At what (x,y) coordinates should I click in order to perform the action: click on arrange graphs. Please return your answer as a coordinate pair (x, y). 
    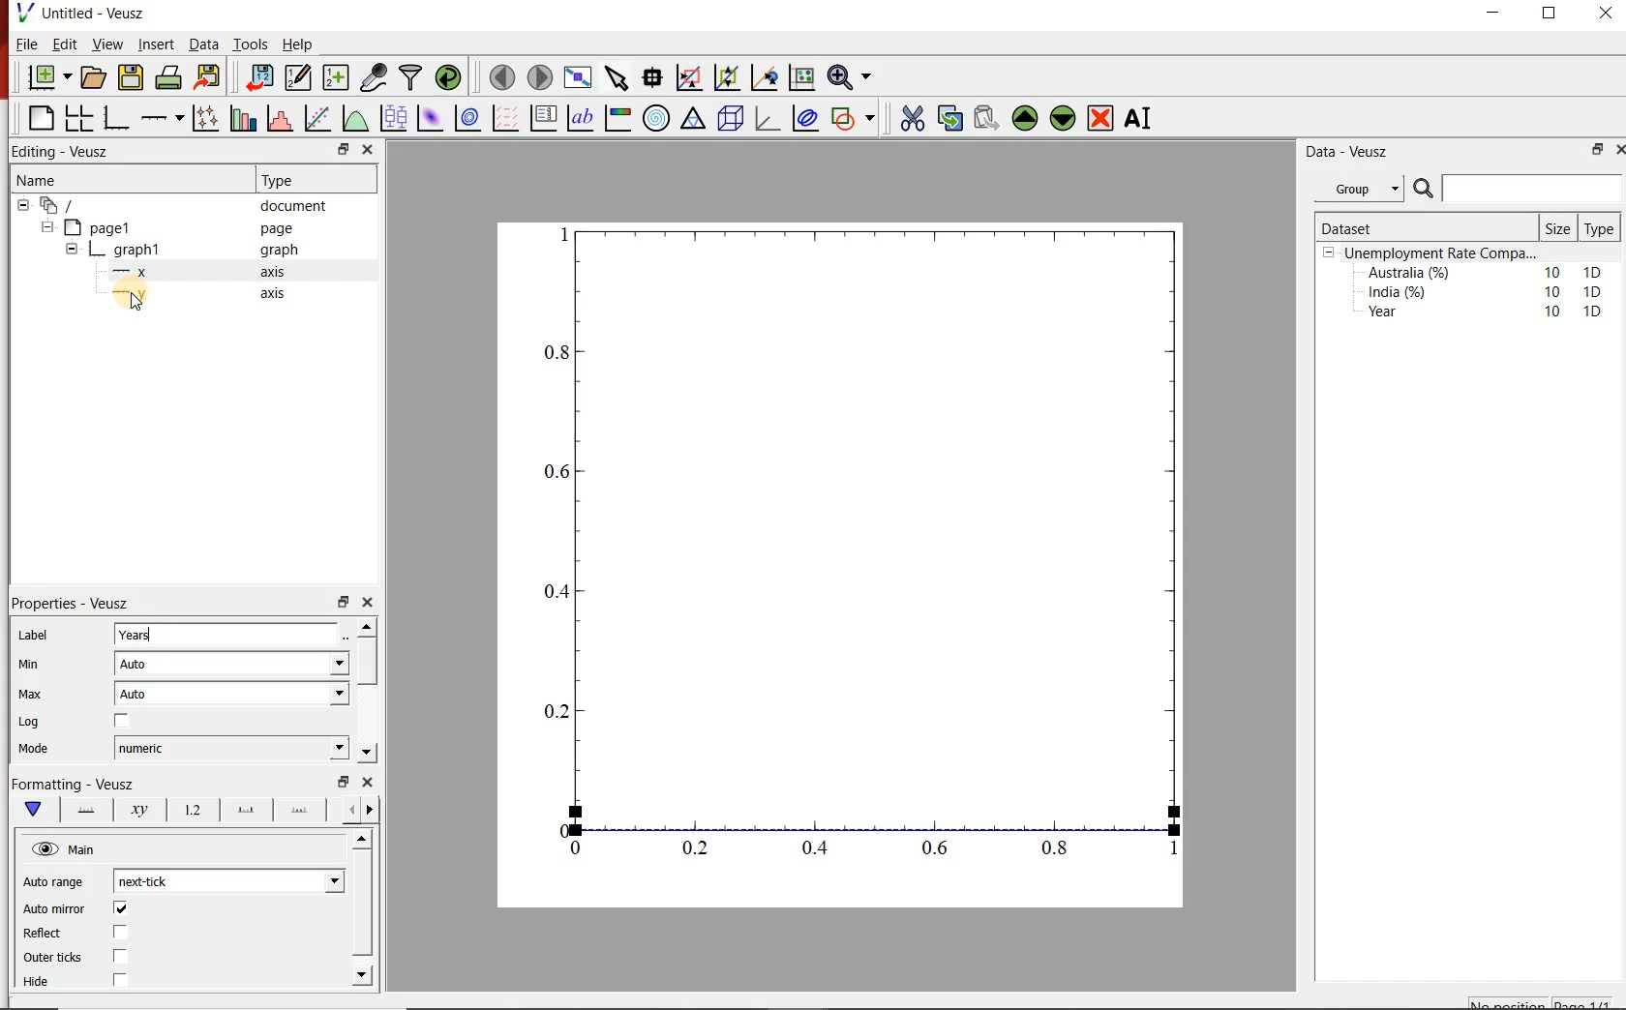
    Looking at the image, I should click on (78, 117).